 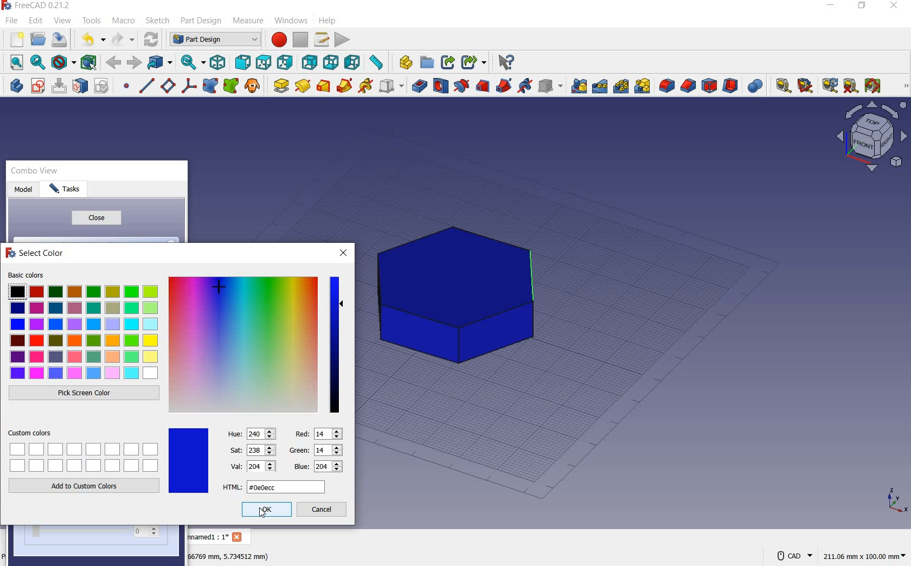 I want to click on right, so click(x=286, y=62).